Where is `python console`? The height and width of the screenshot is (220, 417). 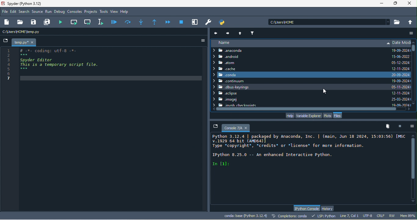 python console is located at coordinates (306, 208).